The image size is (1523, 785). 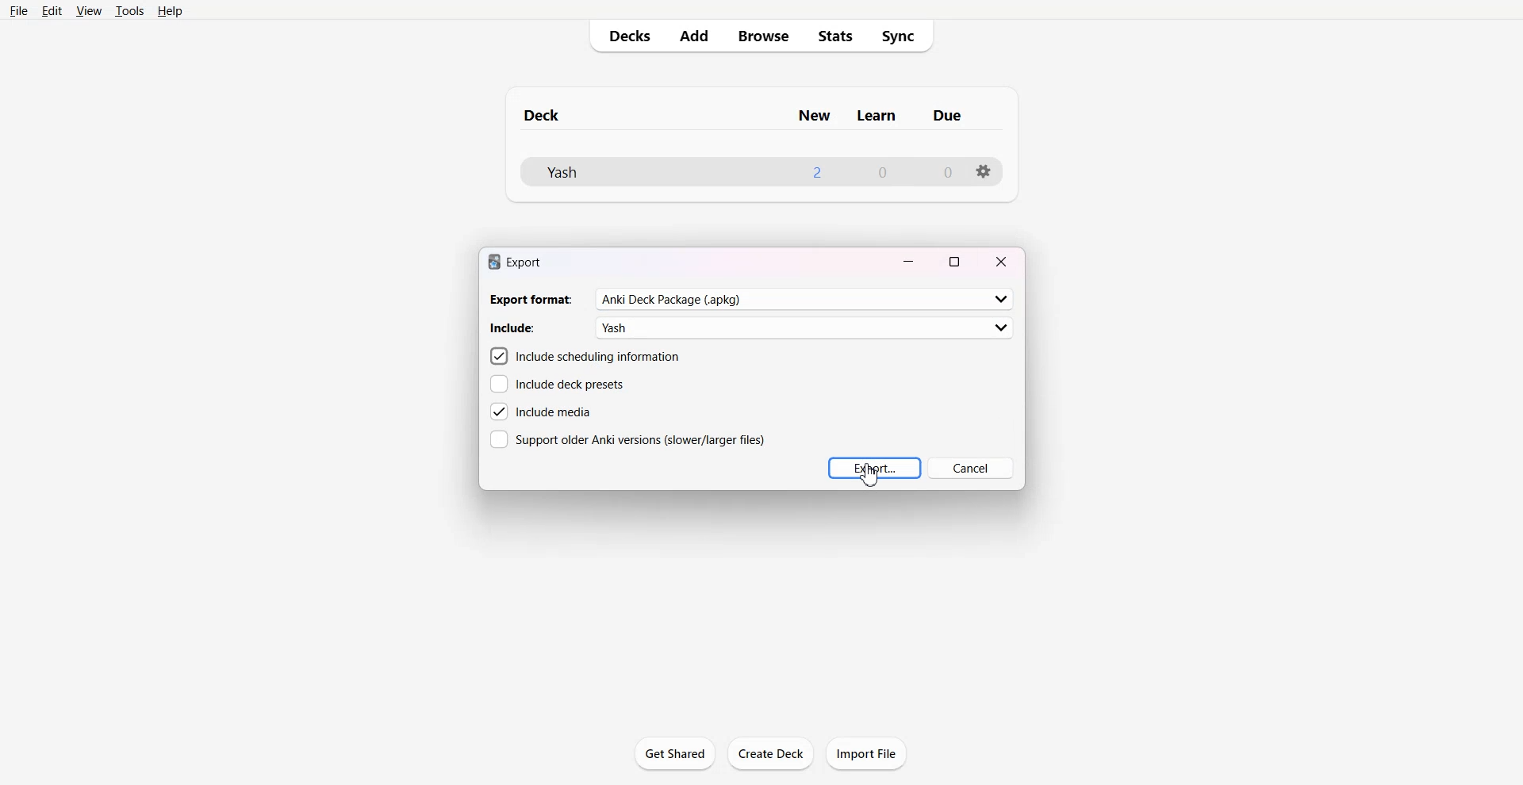 I want to click on View, so click(x=89, y=12).